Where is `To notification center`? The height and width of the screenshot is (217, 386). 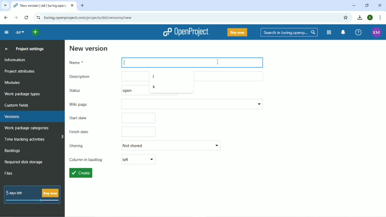 To notification center is located at coordinates (343, 32).